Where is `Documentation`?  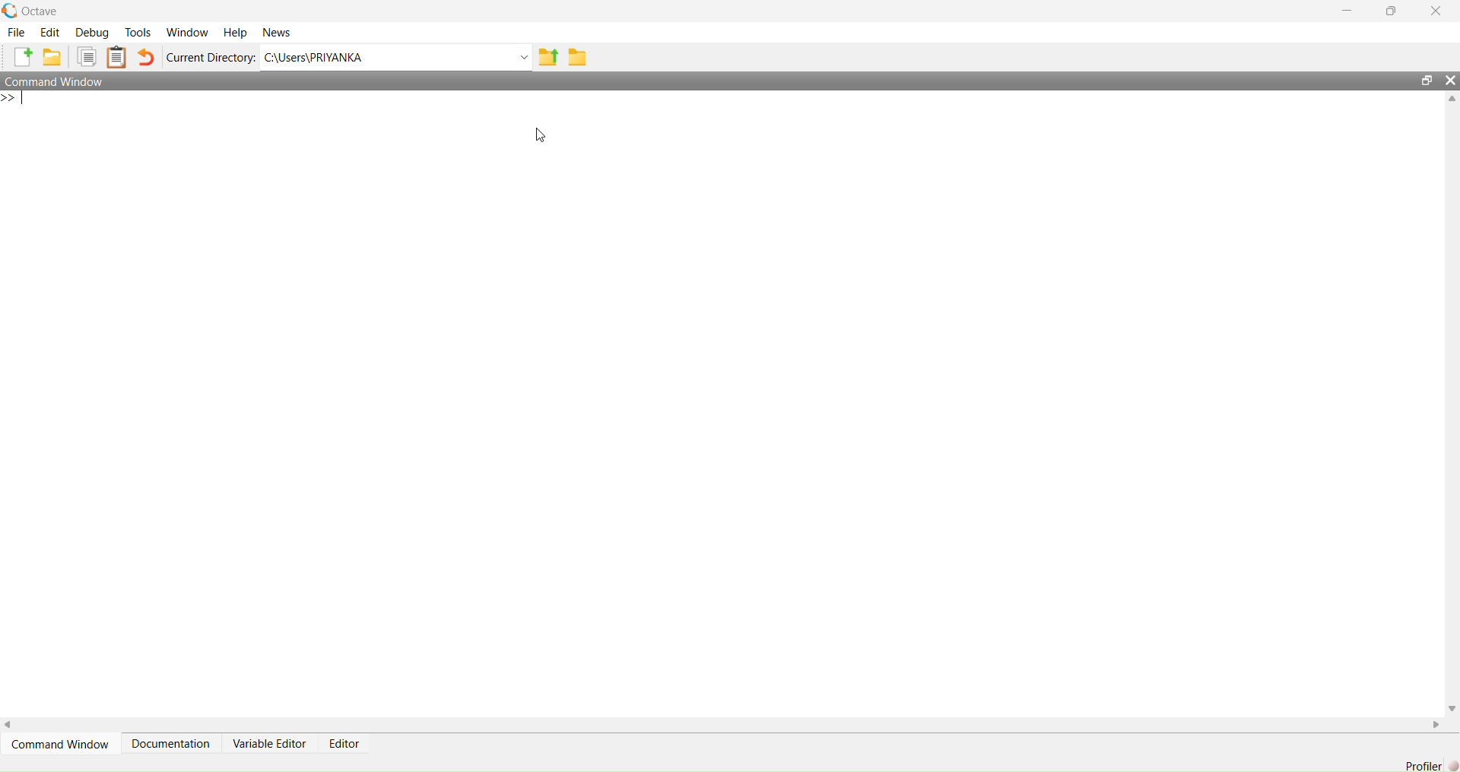
Documentation is located at coordinates (171, 744).